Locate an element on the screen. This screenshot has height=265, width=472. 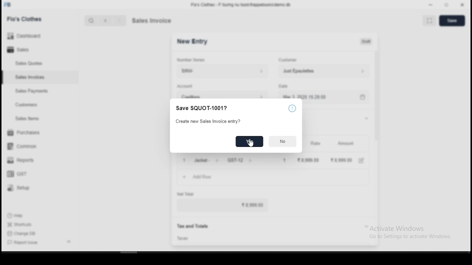
Create new Sales Invoice entry? is located at coordinates (211, 122).